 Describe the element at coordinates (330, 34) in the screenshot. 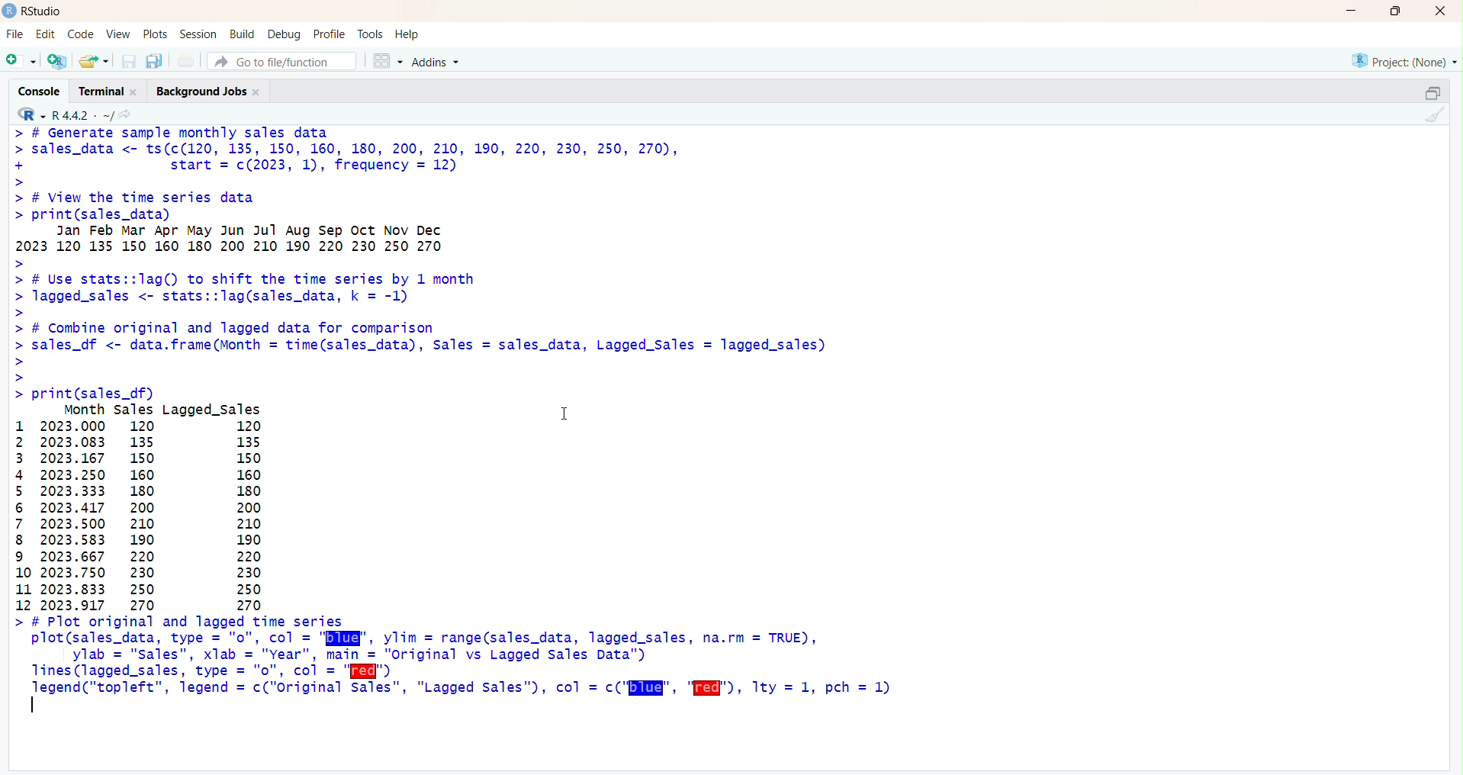

I see `profile` at that location.